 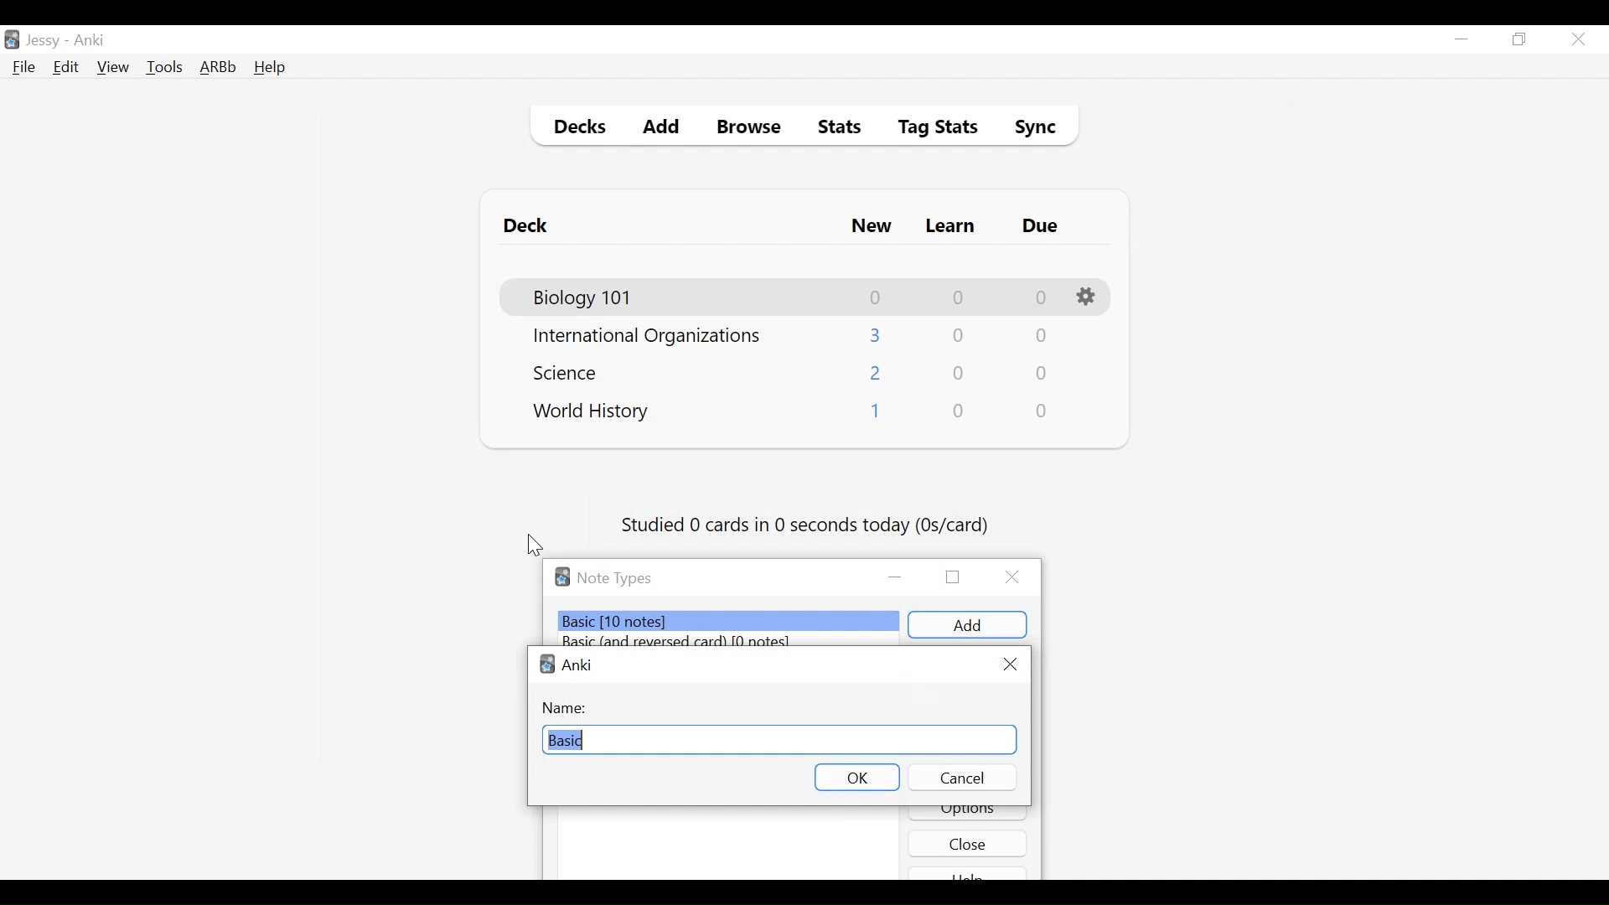 I want to click on minimize, so click(x=897, y=578).